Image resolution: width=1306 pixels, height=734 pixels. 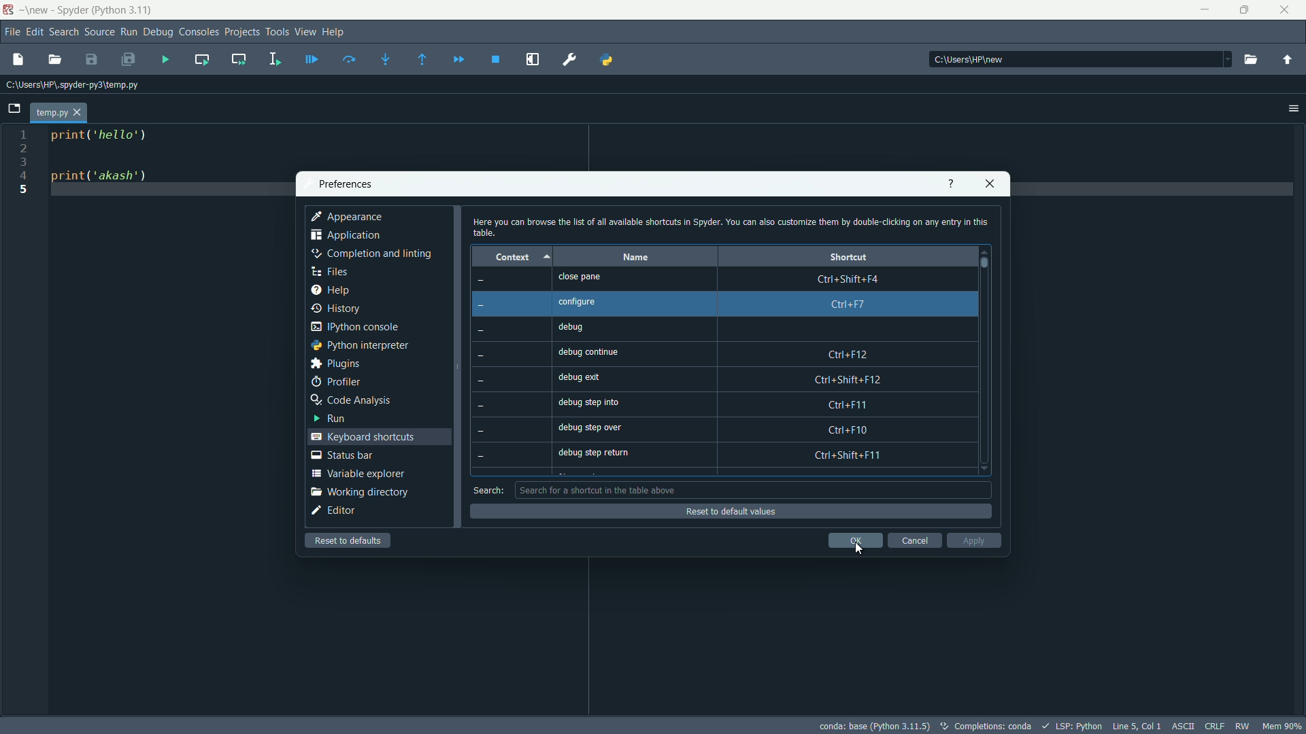 I want to click on \new-Spyder (Python 3.11), so click(x=88, y=10).